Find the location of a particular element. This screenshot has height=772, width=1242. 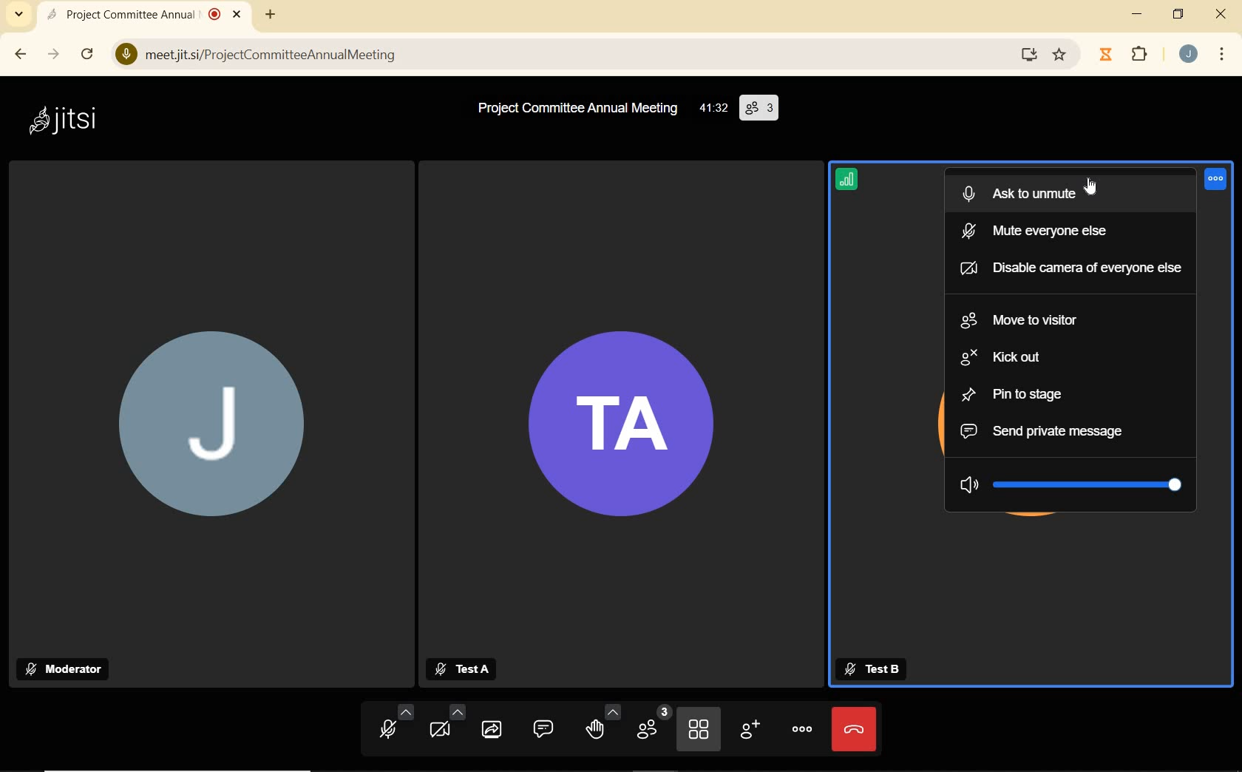

End call is located at coordinates (855, 730).